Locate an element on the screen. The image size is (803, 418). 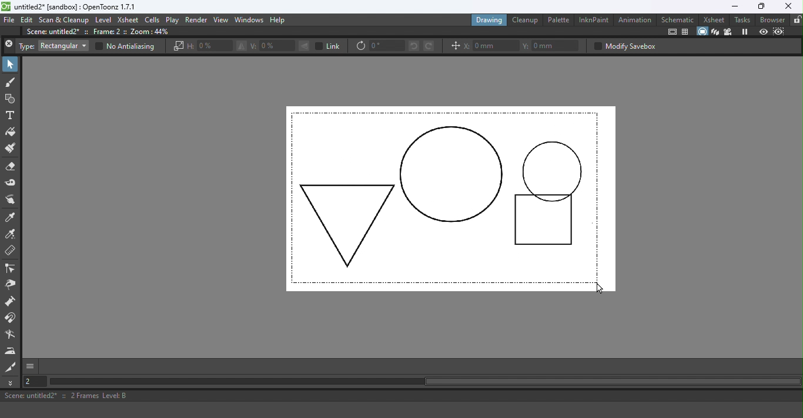
Geometric tool is located at coordinates (11, 99).